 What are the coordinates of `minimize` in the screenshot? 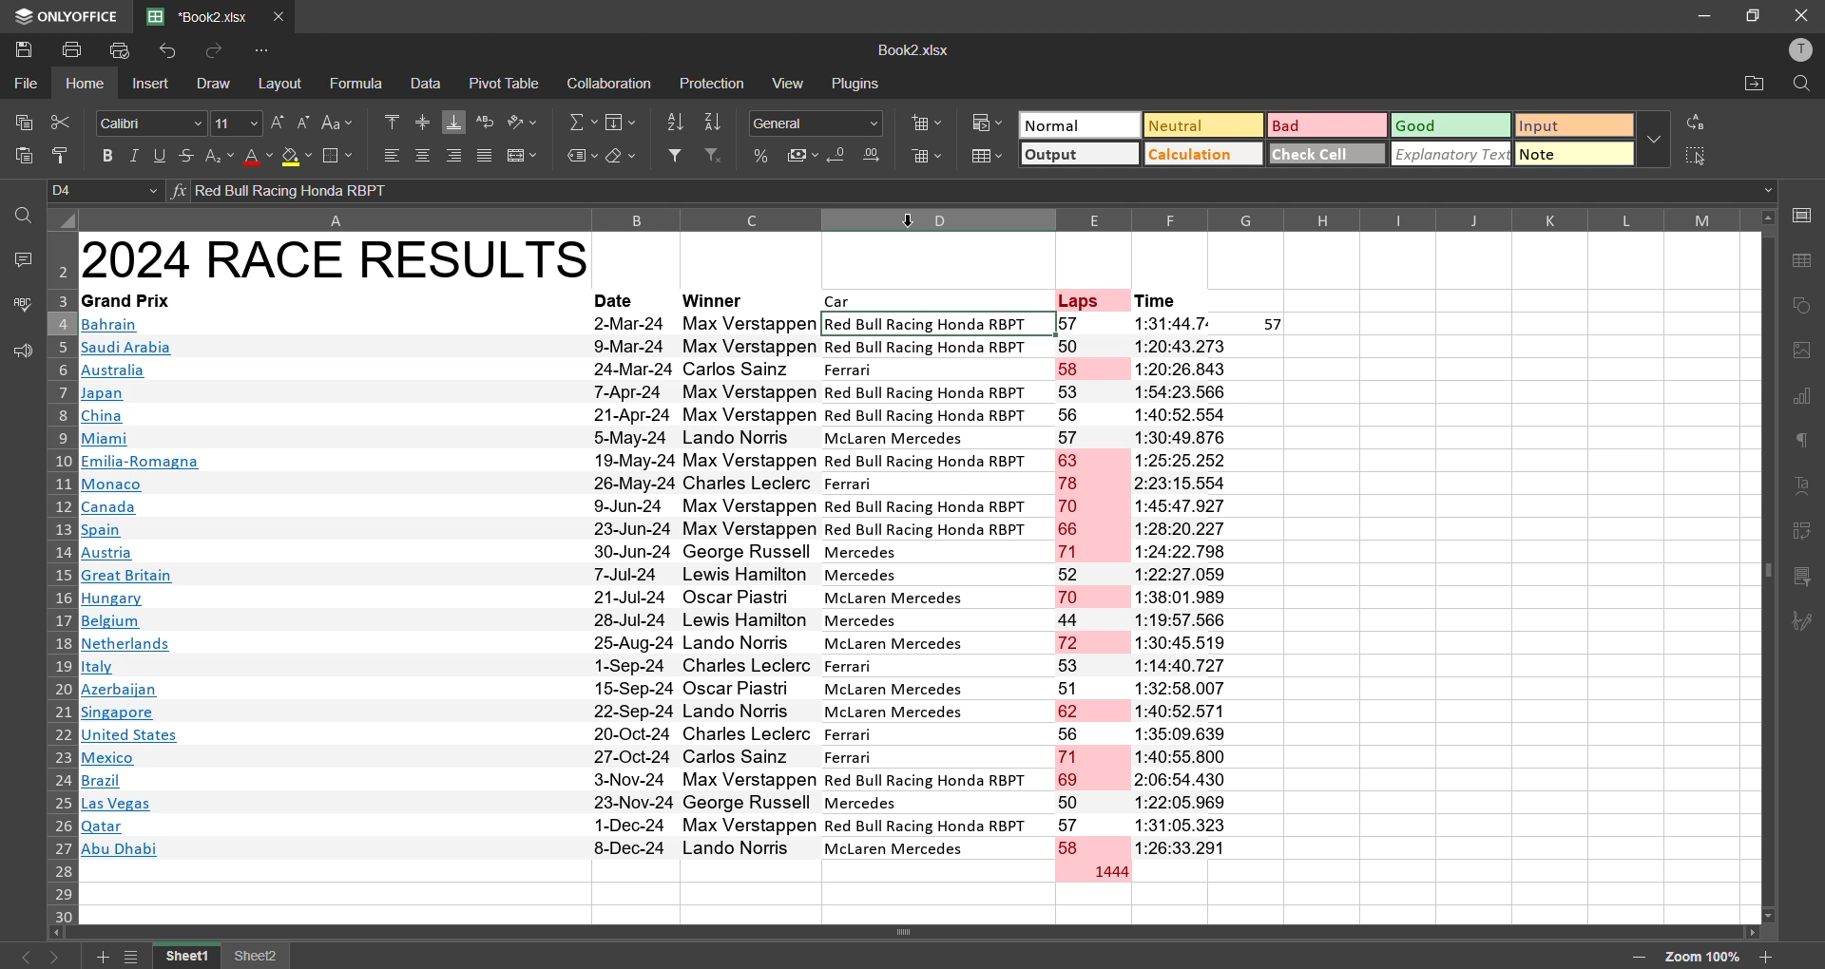 It's located at (1705, 16).